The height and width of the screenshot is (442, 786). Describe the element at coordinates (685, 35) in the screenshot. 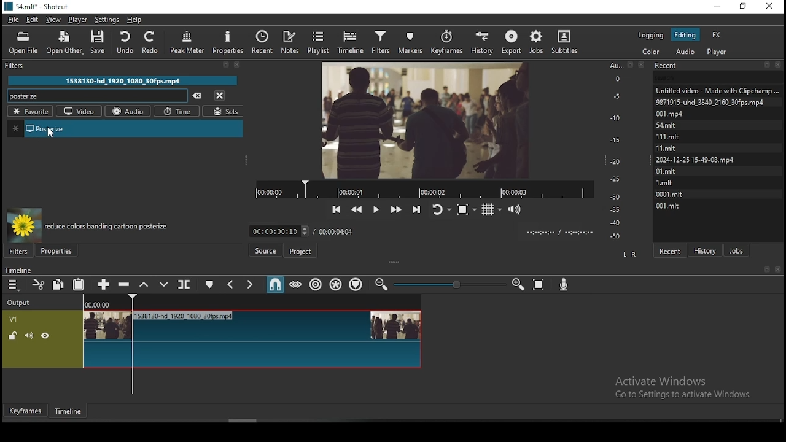

I see `editing` at that location.